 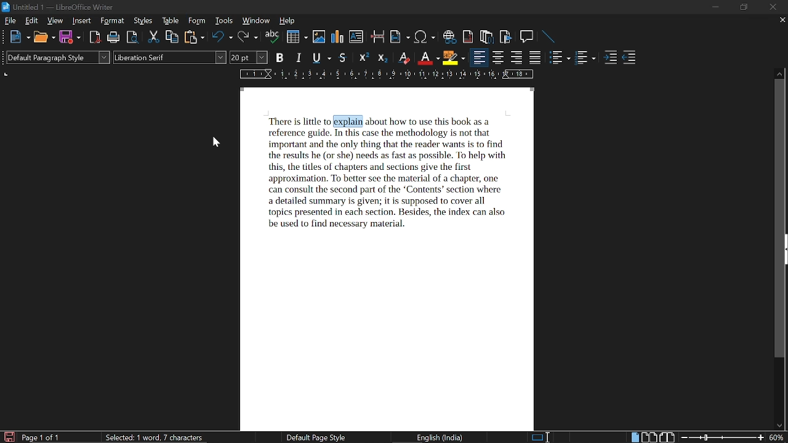 I want to click on insert comment, so click(x=527, y=36).